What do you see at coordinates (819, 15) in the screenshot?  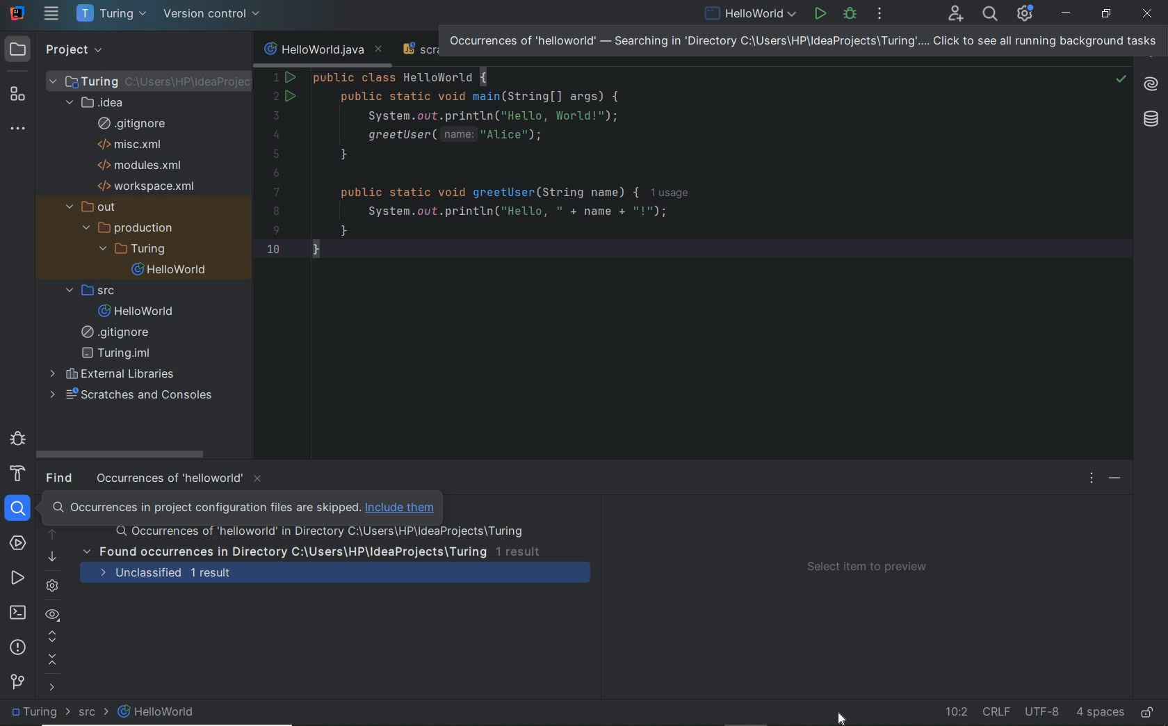 I see `run` at bounding box center [819, 15].